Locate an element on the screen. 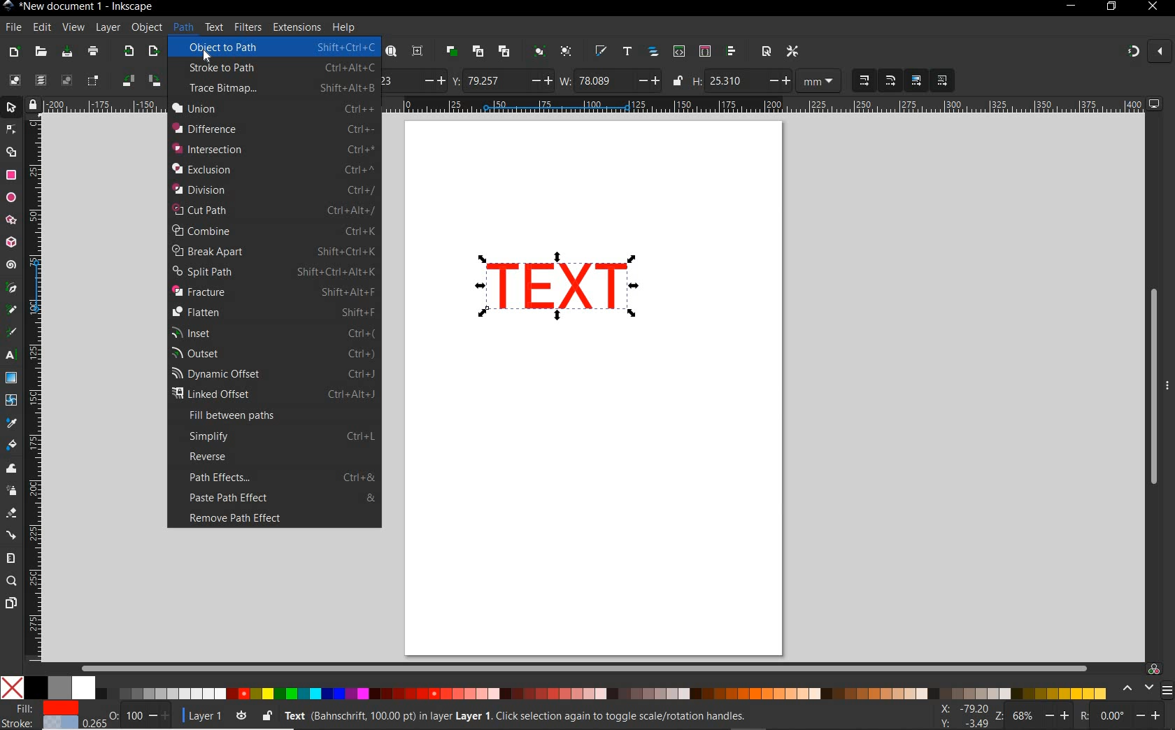 The width and height of the screenshot is (1175, 730). OPEN FILE DIALOG is located at coordinates (41, 52).